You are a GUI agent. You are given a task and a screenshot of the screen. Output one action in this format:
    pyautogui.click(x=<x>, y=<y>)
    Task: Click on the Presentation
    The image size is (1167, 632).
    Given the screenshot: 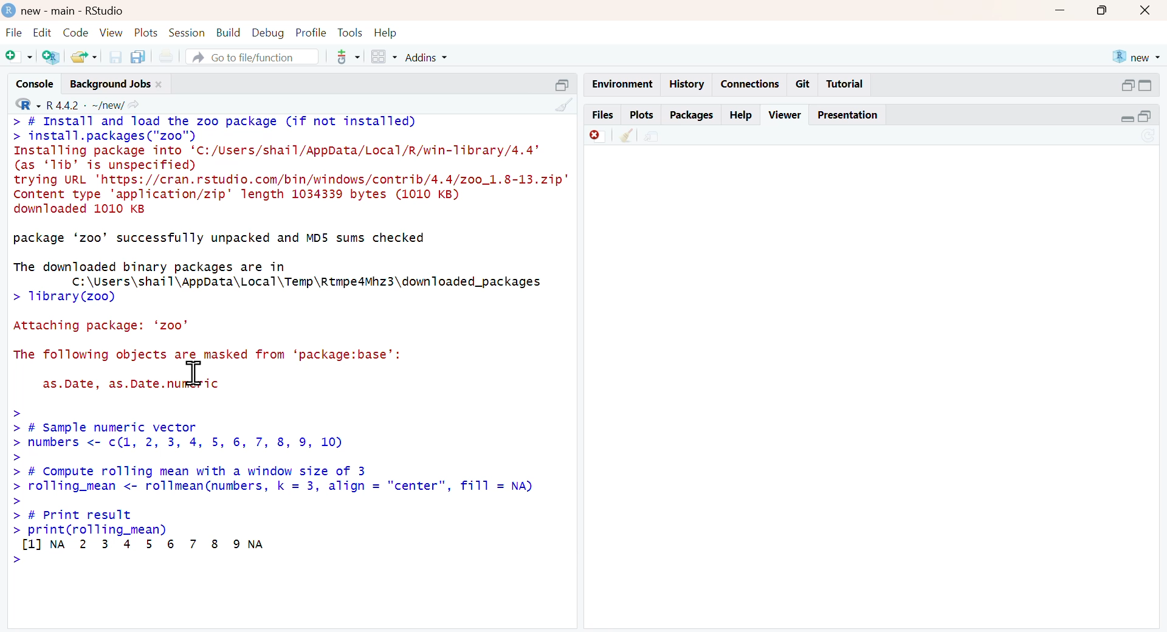 What is the action you would take?
    pyautogui.click(x=848, y=115)
    